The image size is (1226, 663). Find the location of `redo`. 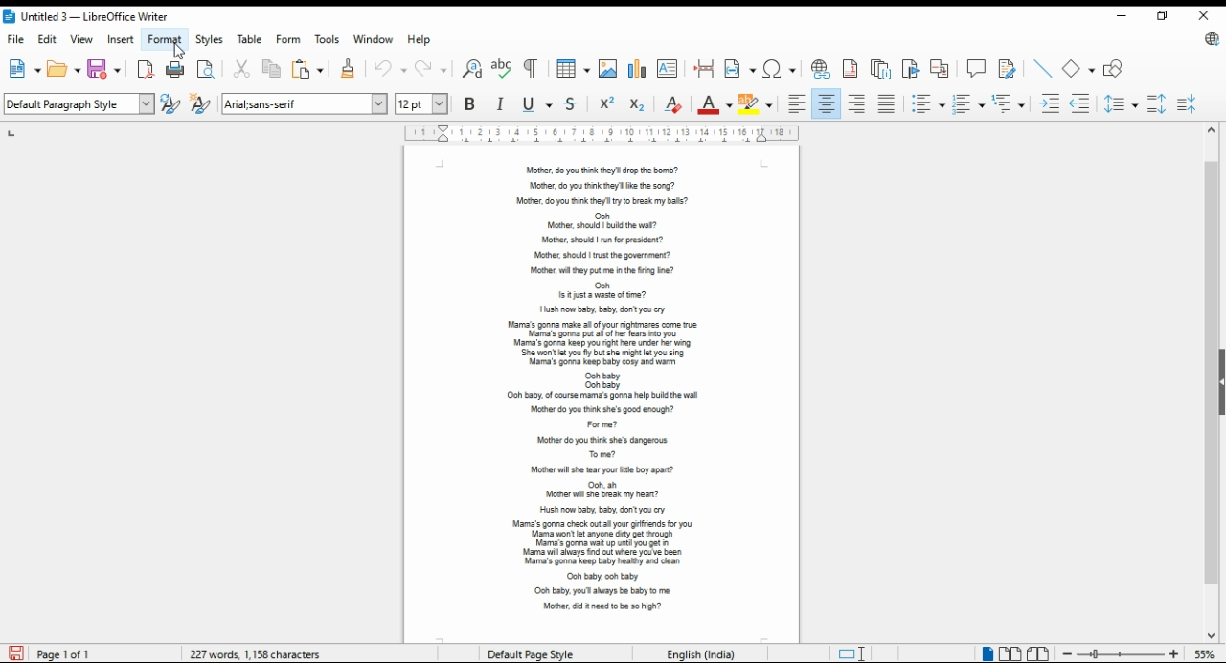

redo is located at coordinates (430, 68).